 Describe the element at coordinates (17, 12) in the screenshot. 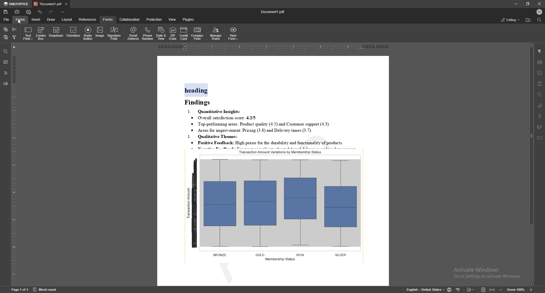

I see `print` at that location.